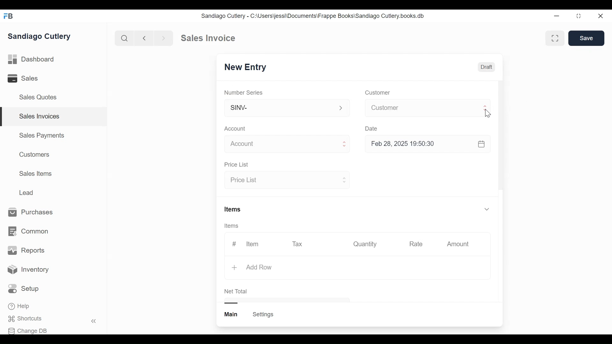 The image size is (612, 344). What do you see at coordinates (33, 154) in the screenshot?
I see `Customers` at bounding box center [33, 154].